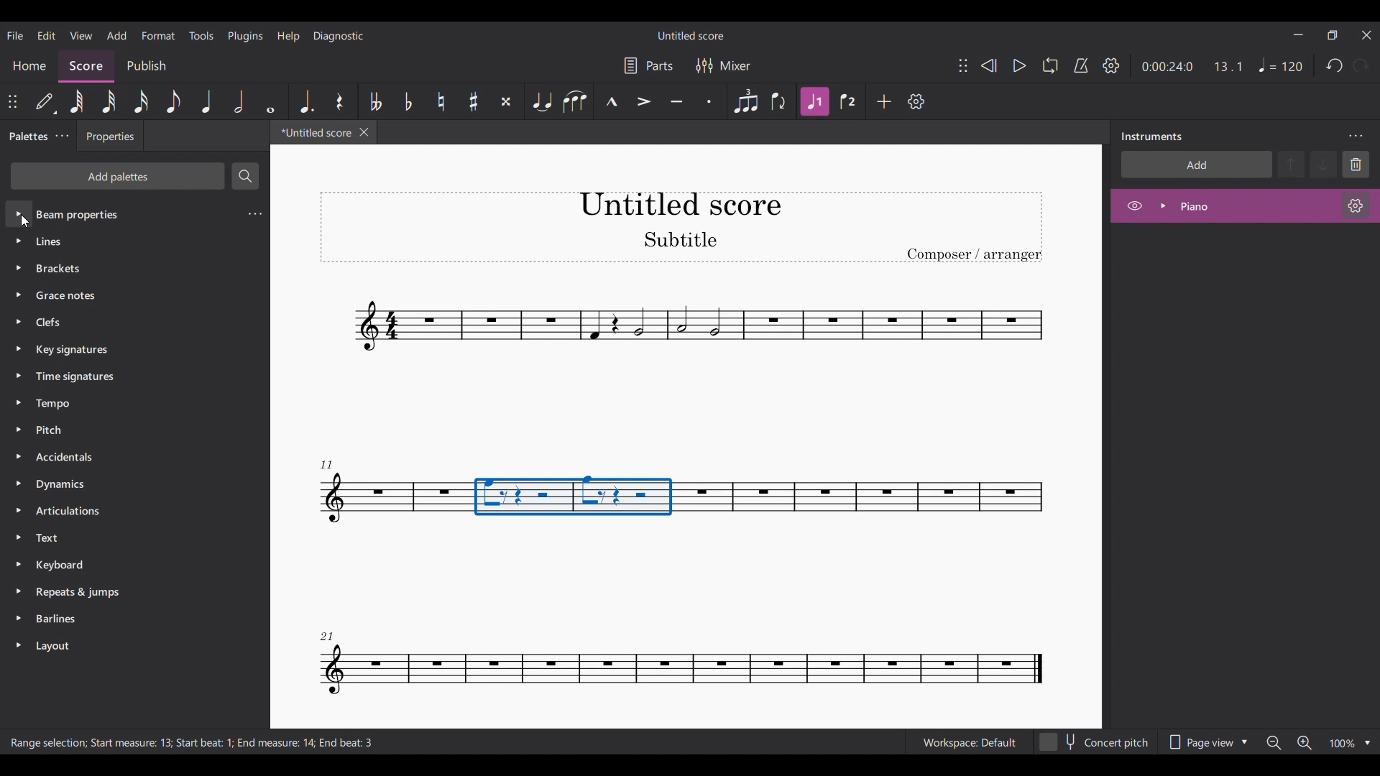  Describe the element at coordinates (612, 101) in the screenshot. I see `Marcato` at that location.